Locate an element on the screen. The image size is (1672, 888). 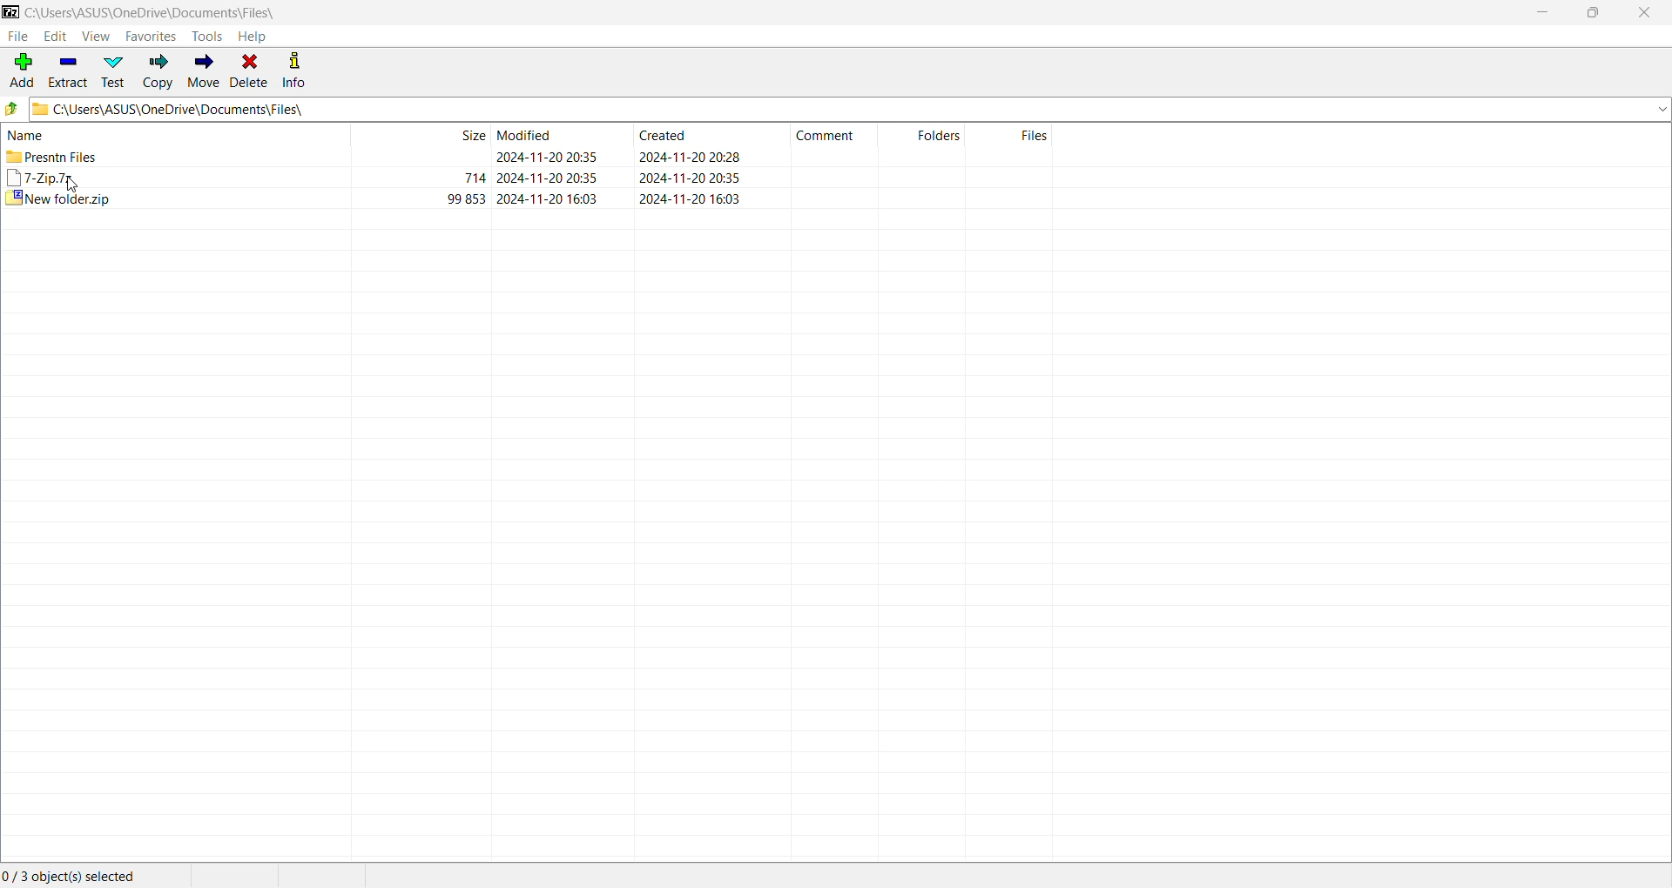
Add is located at coordinates (21, 71).